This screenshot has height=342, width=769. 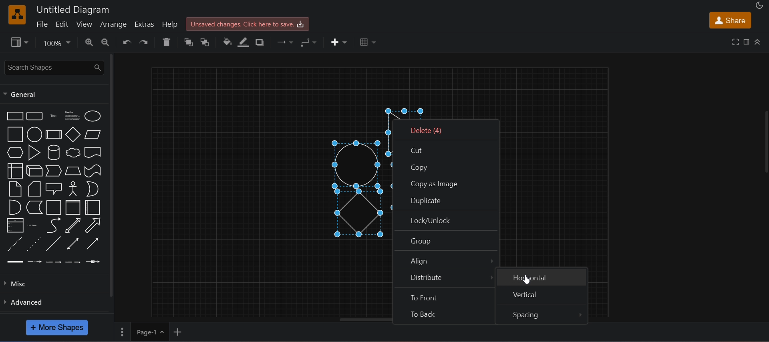 What do you see at coordinates (35, 207) in the screenshot?
I see `data storage` at bounding box center [35, 207].